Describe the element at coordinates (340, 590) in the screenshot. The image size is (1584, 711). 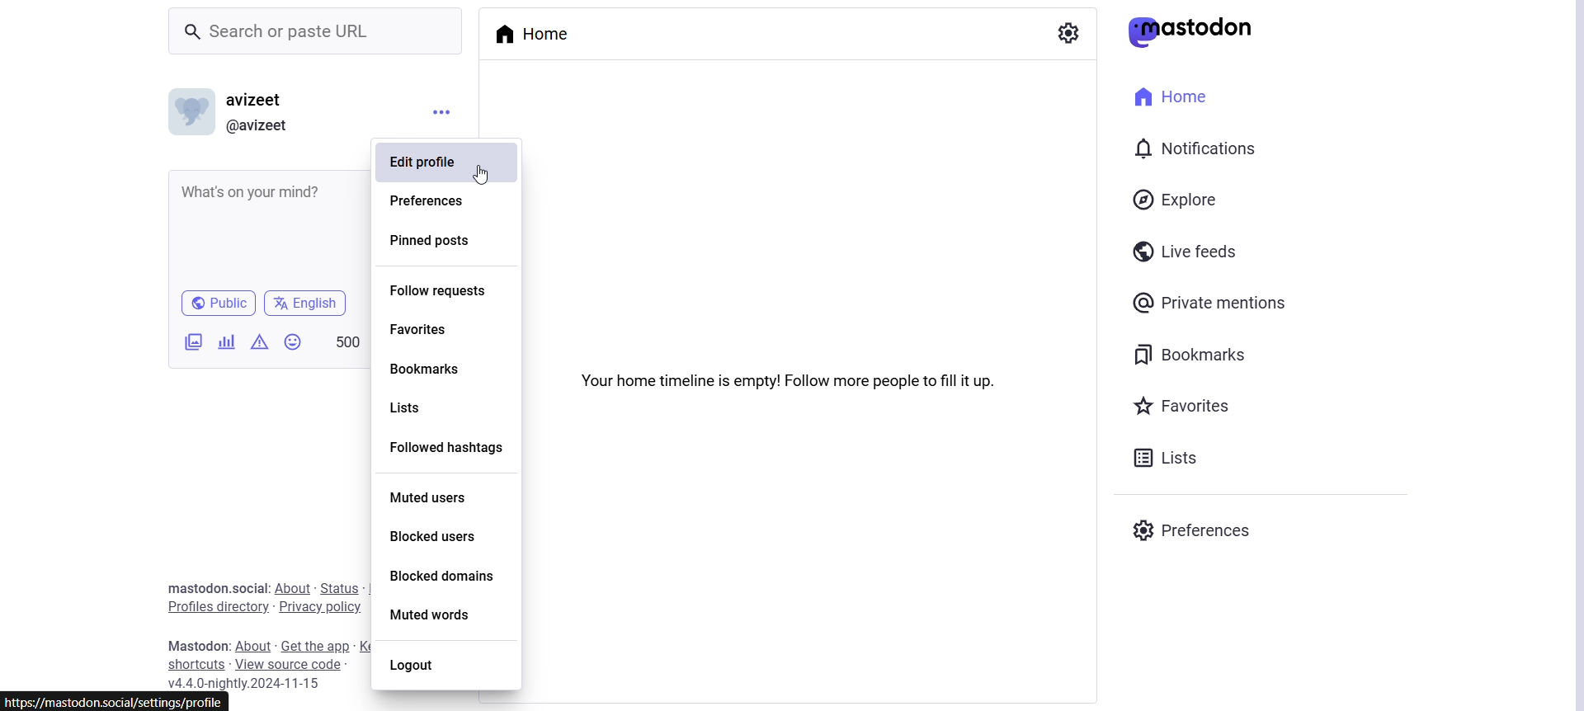
I see `Status` at that location.